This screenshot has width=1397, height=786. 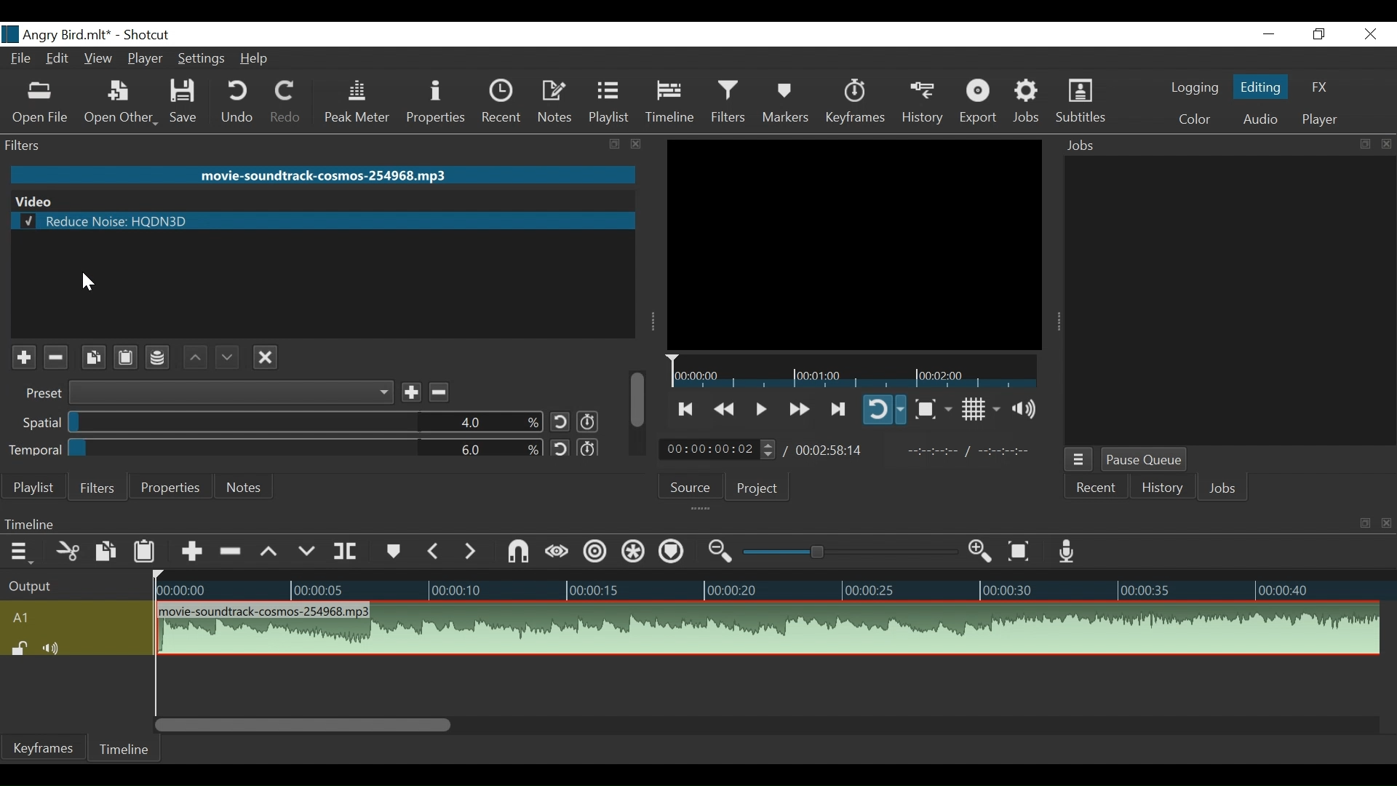 I want to click on Edit, so click(x=59, y=60).